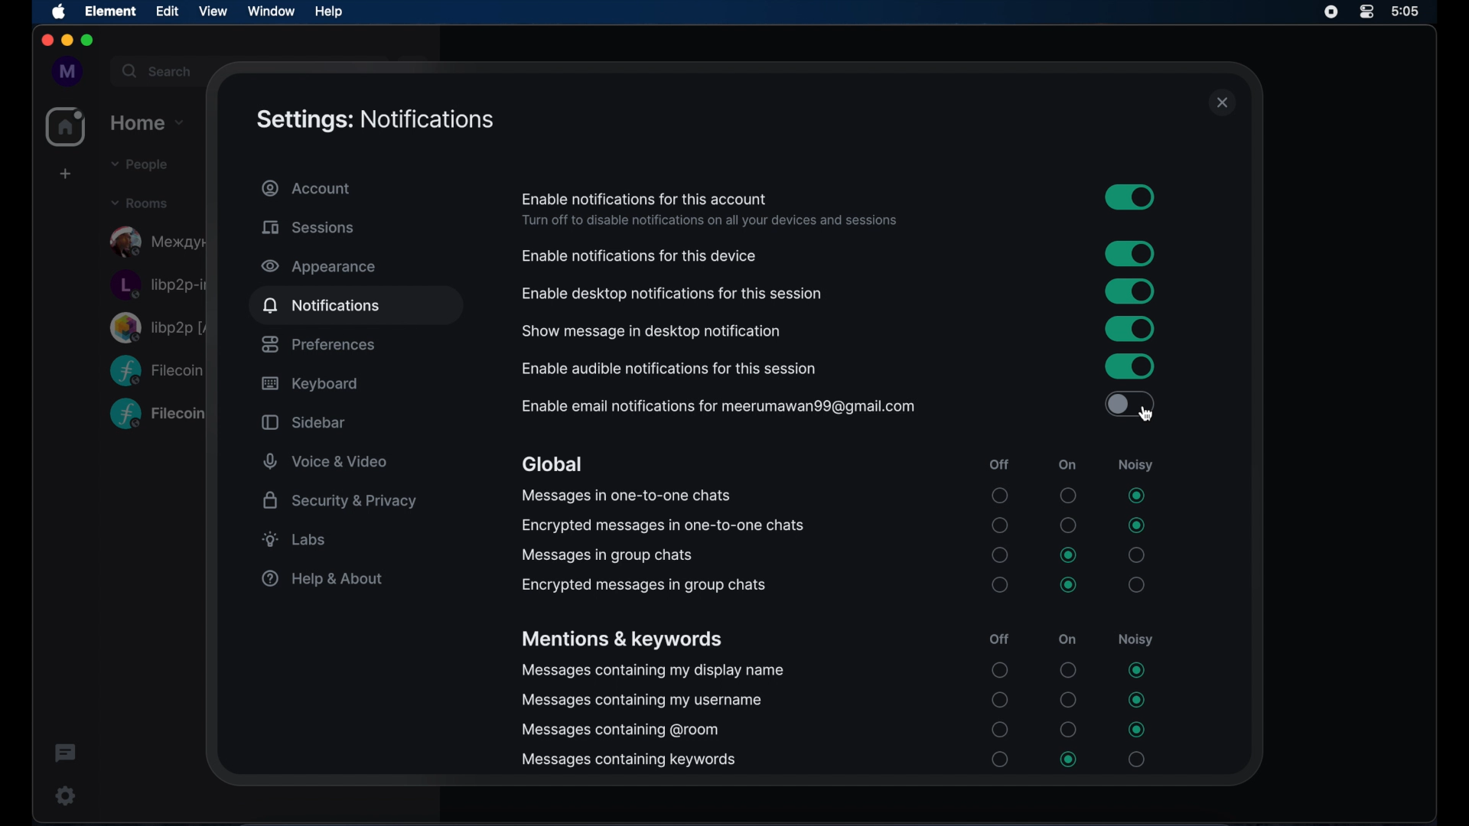  I want to click on noisy, so click(1135, 466).